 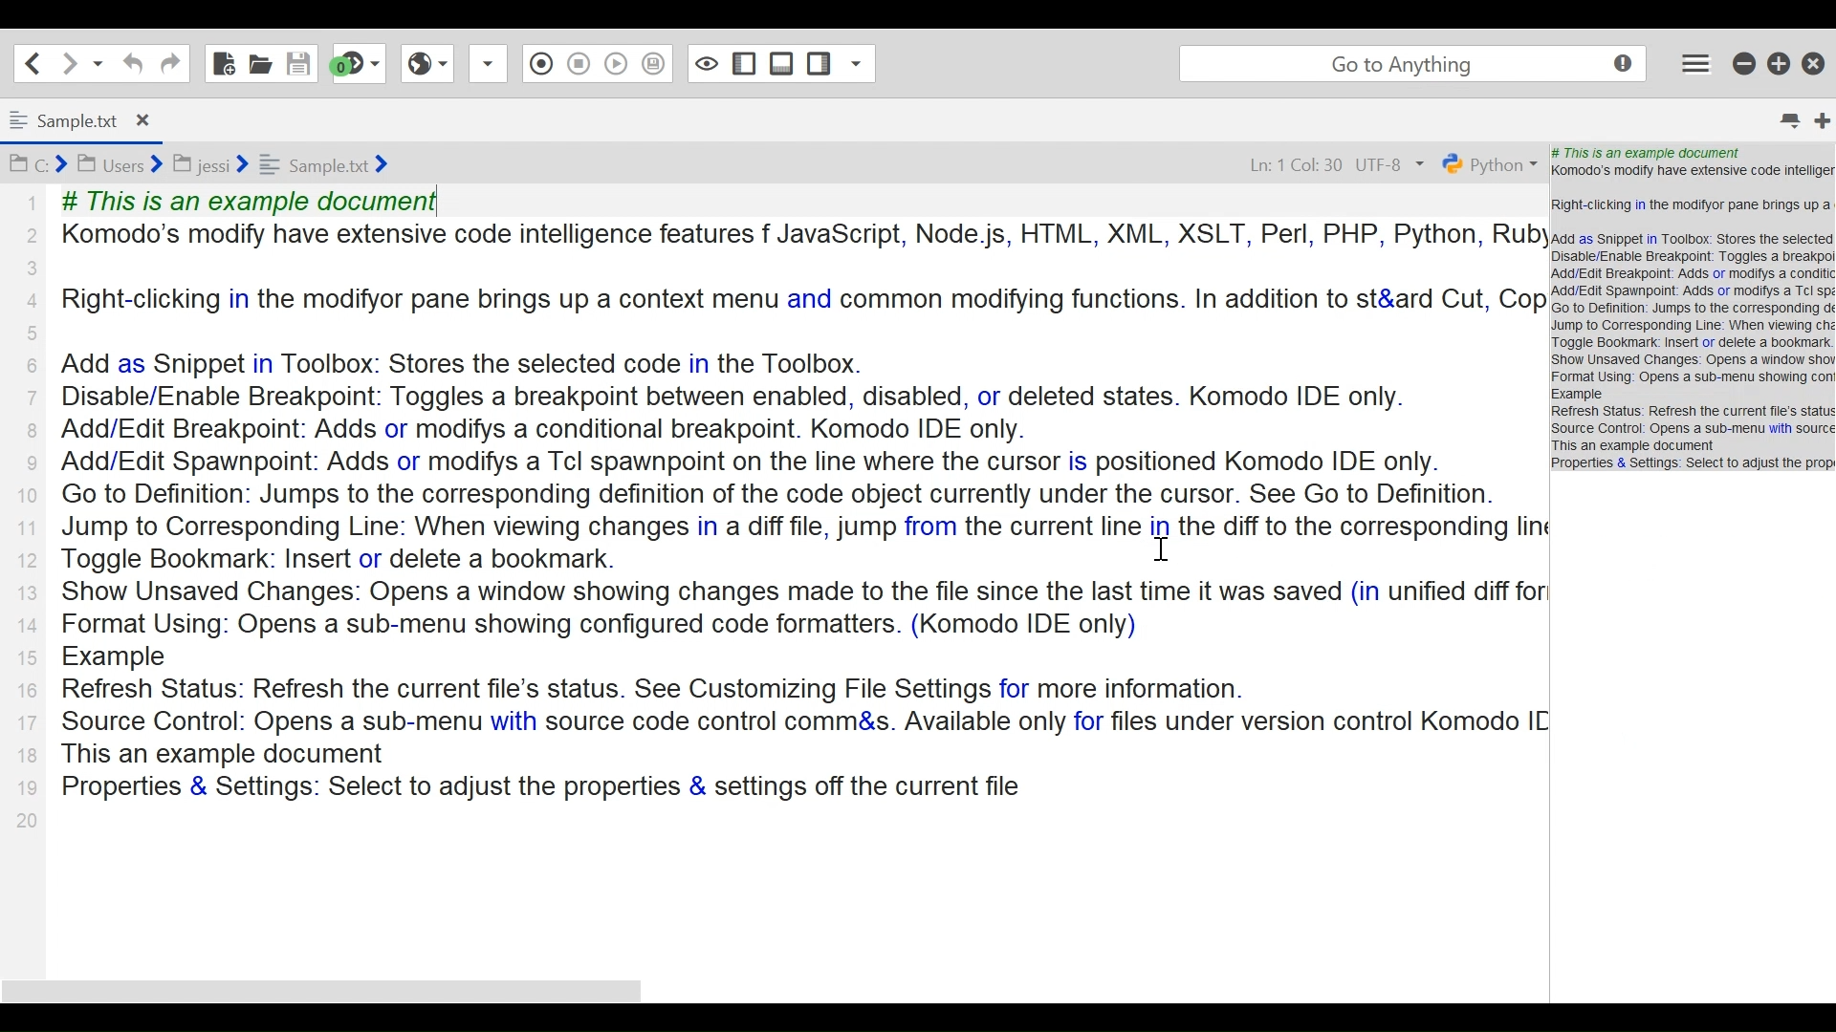 I want to click on python, so click(x=1490, y=166).